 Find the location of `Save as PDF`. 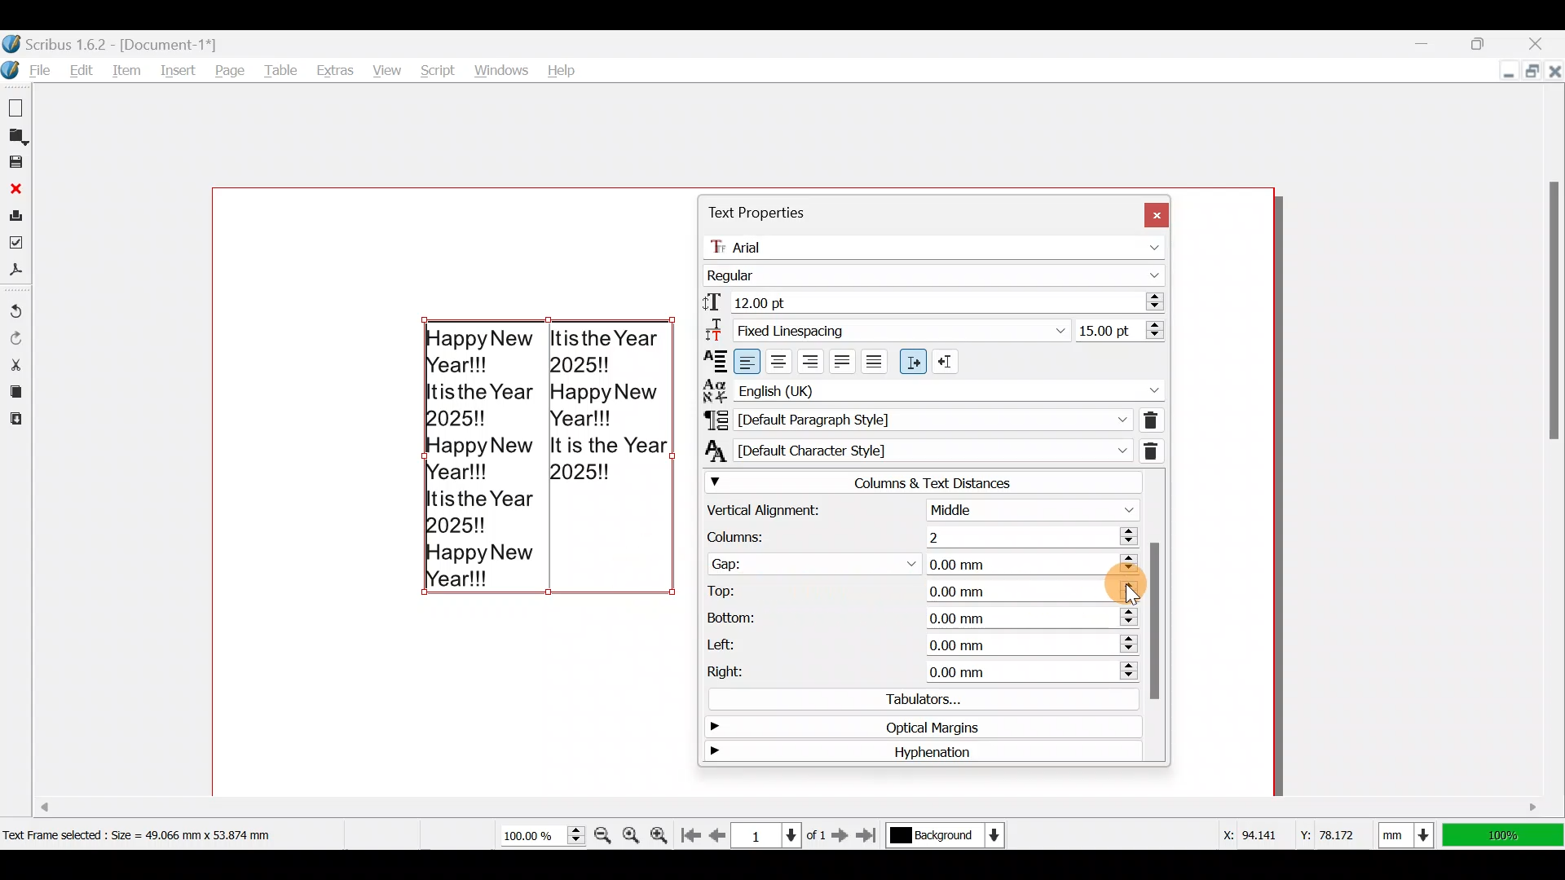

Save as PDF is located at coordinates (18, 274).